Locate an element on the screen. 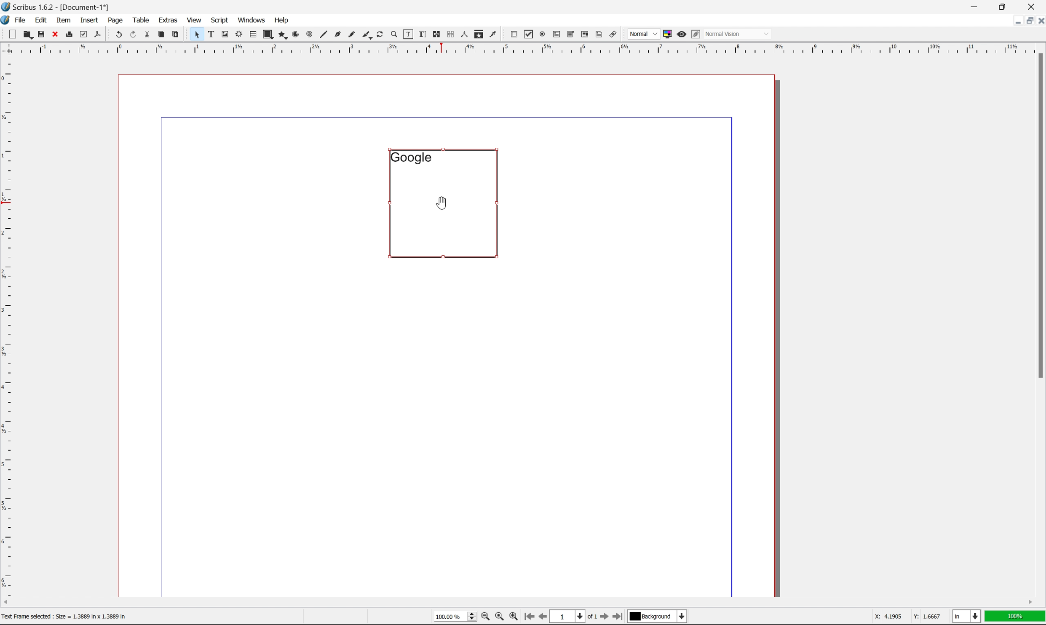 The width and height of the screenshot is (1046, 625). unlink text frames is located at coordinates (449, 34).